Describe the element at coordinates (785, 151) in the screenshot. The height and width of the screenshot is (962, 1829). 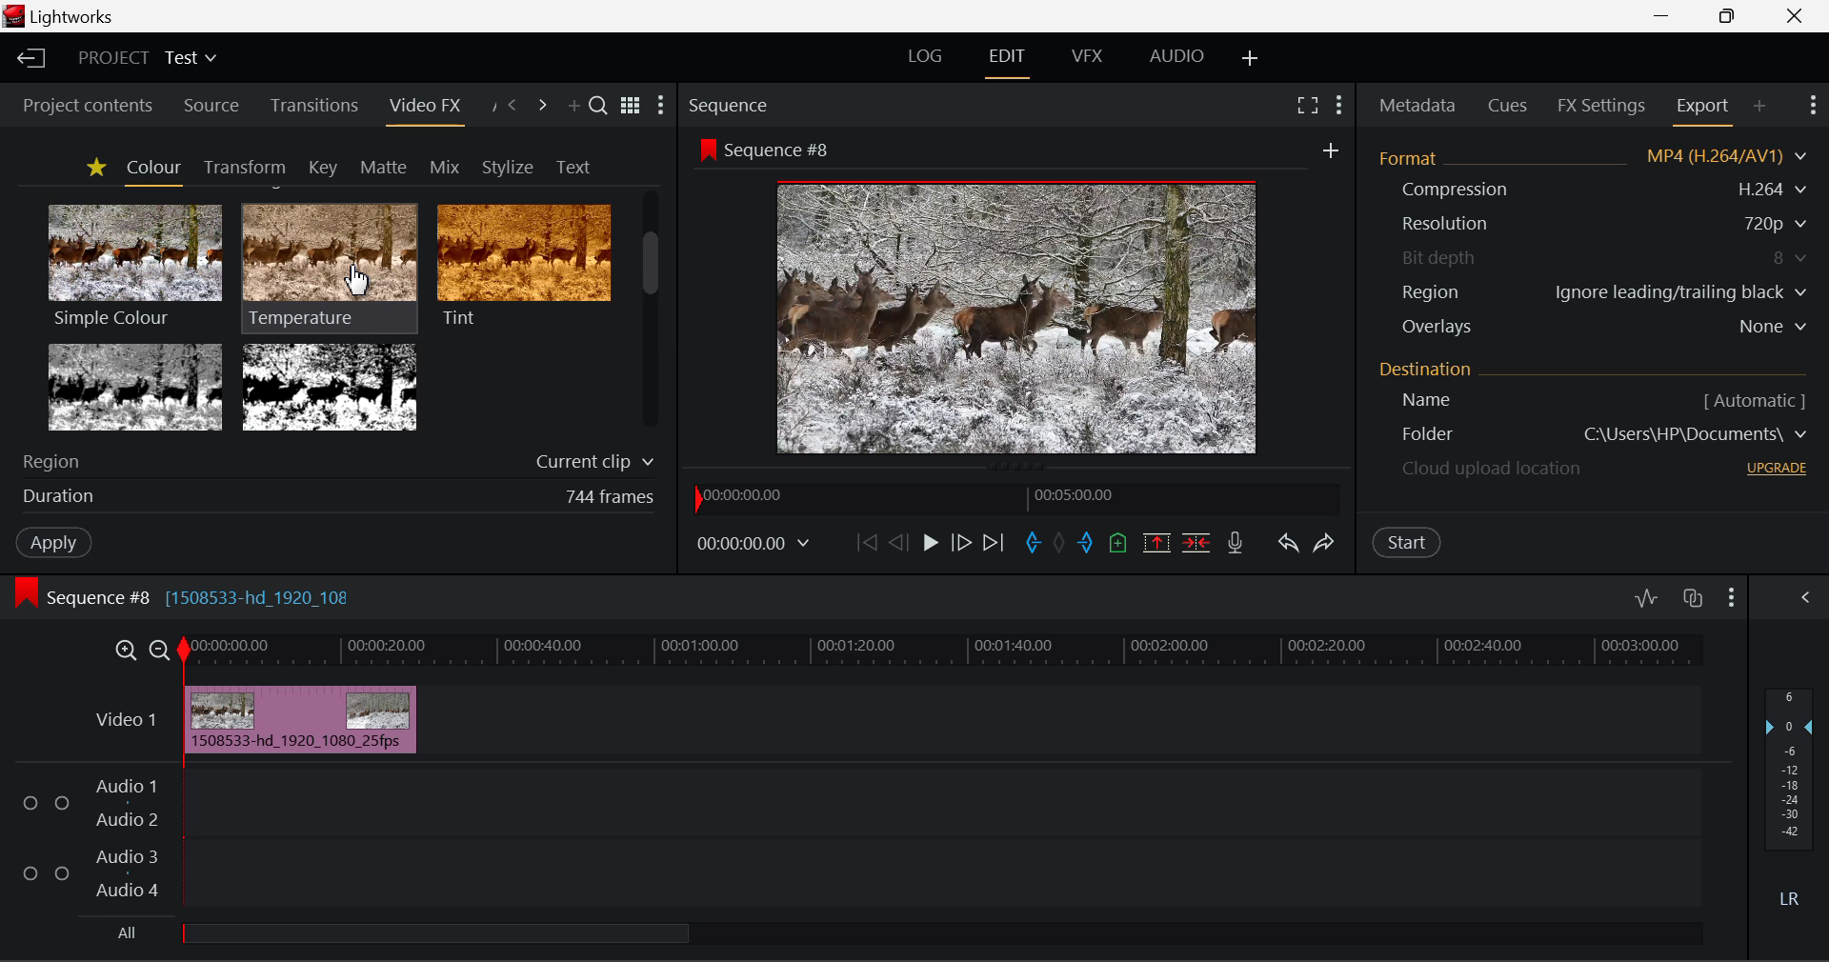
I see `Sequence #8` at that location.